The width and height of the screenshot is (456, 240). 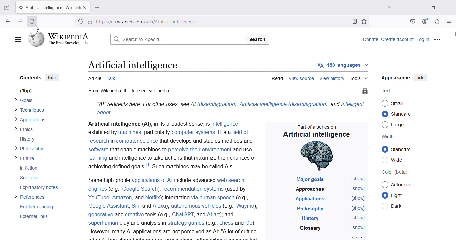 What do you see at coordinates (24, 140) in the screenshot?
I see `History` at bounding box center [24, 140].